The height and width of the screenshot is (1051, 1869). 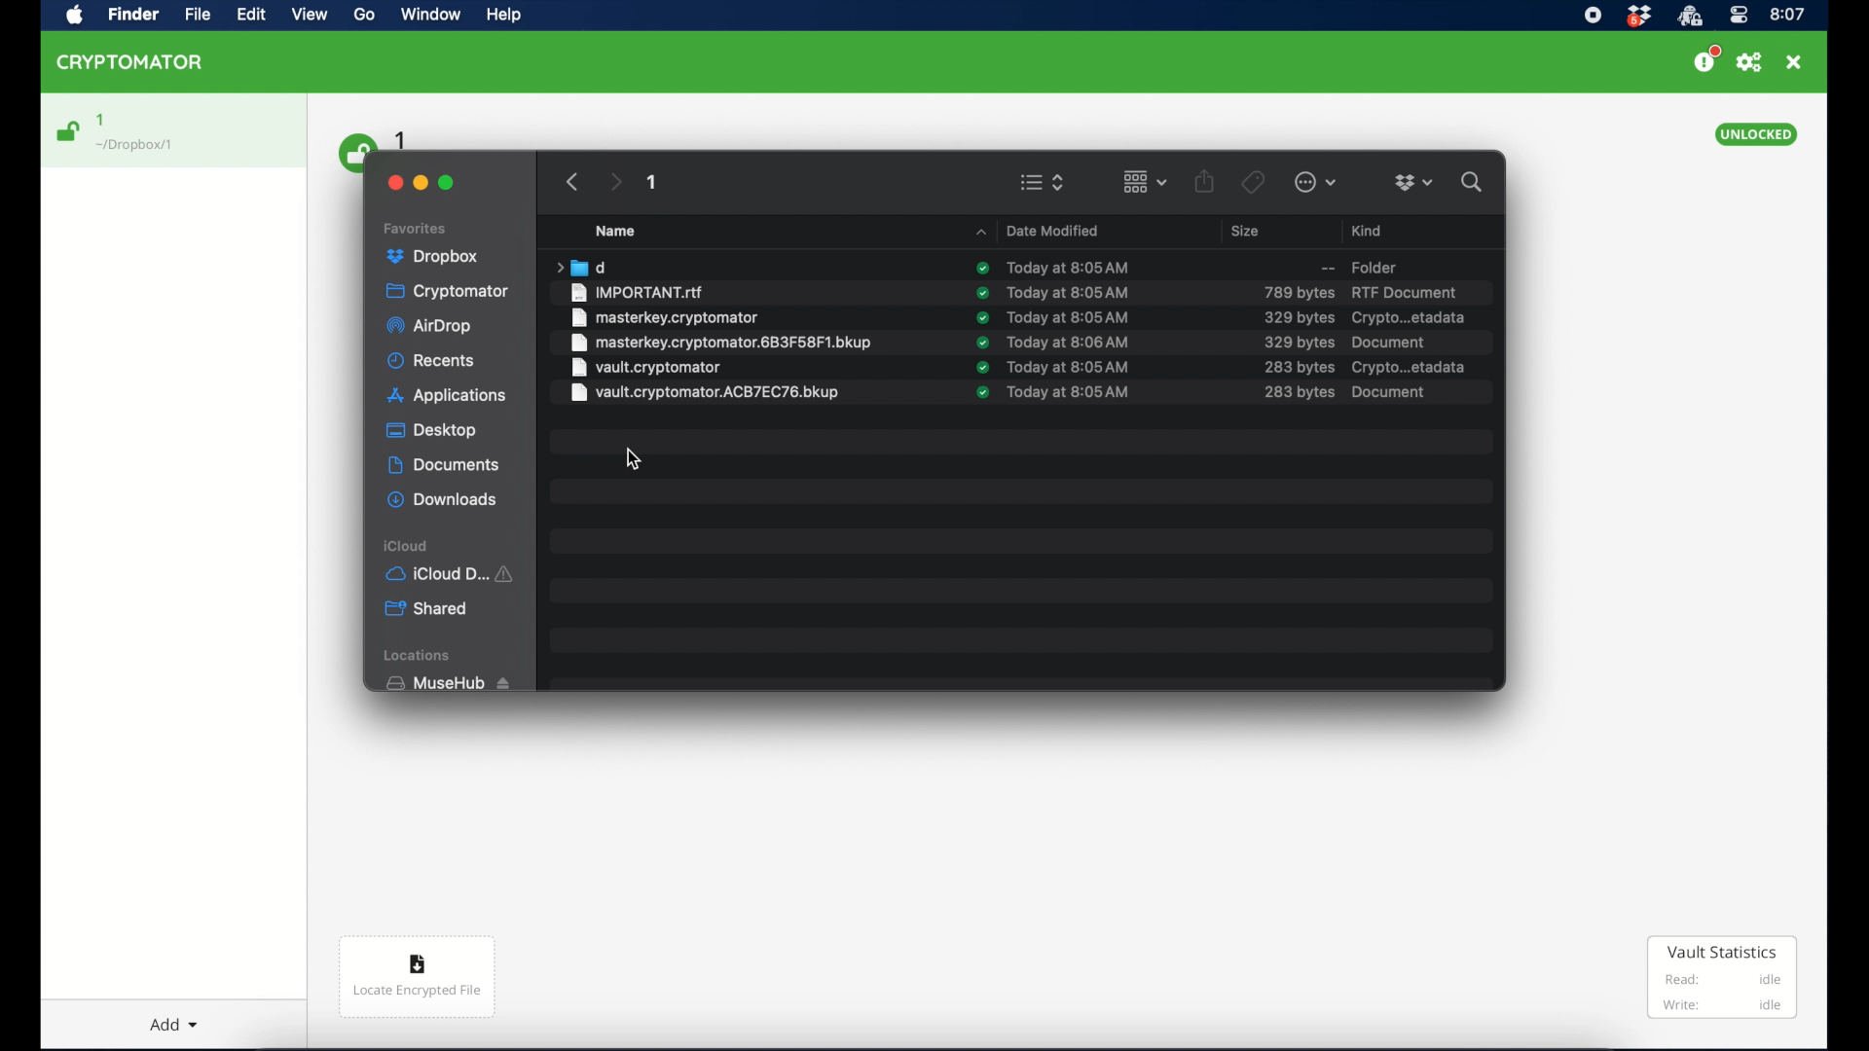 What do you see at coordinates (419, 980) in the screenshot?
I see `Locate encrypted file` at bounding box center [419, 980].